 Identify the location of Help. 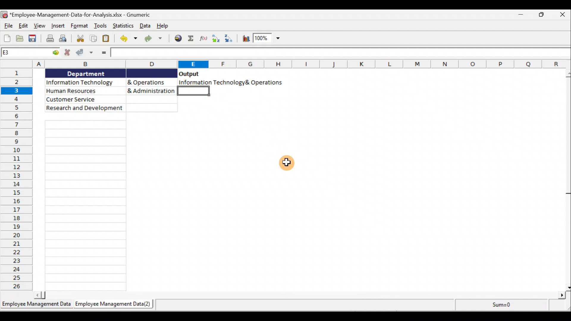
(161, 26).